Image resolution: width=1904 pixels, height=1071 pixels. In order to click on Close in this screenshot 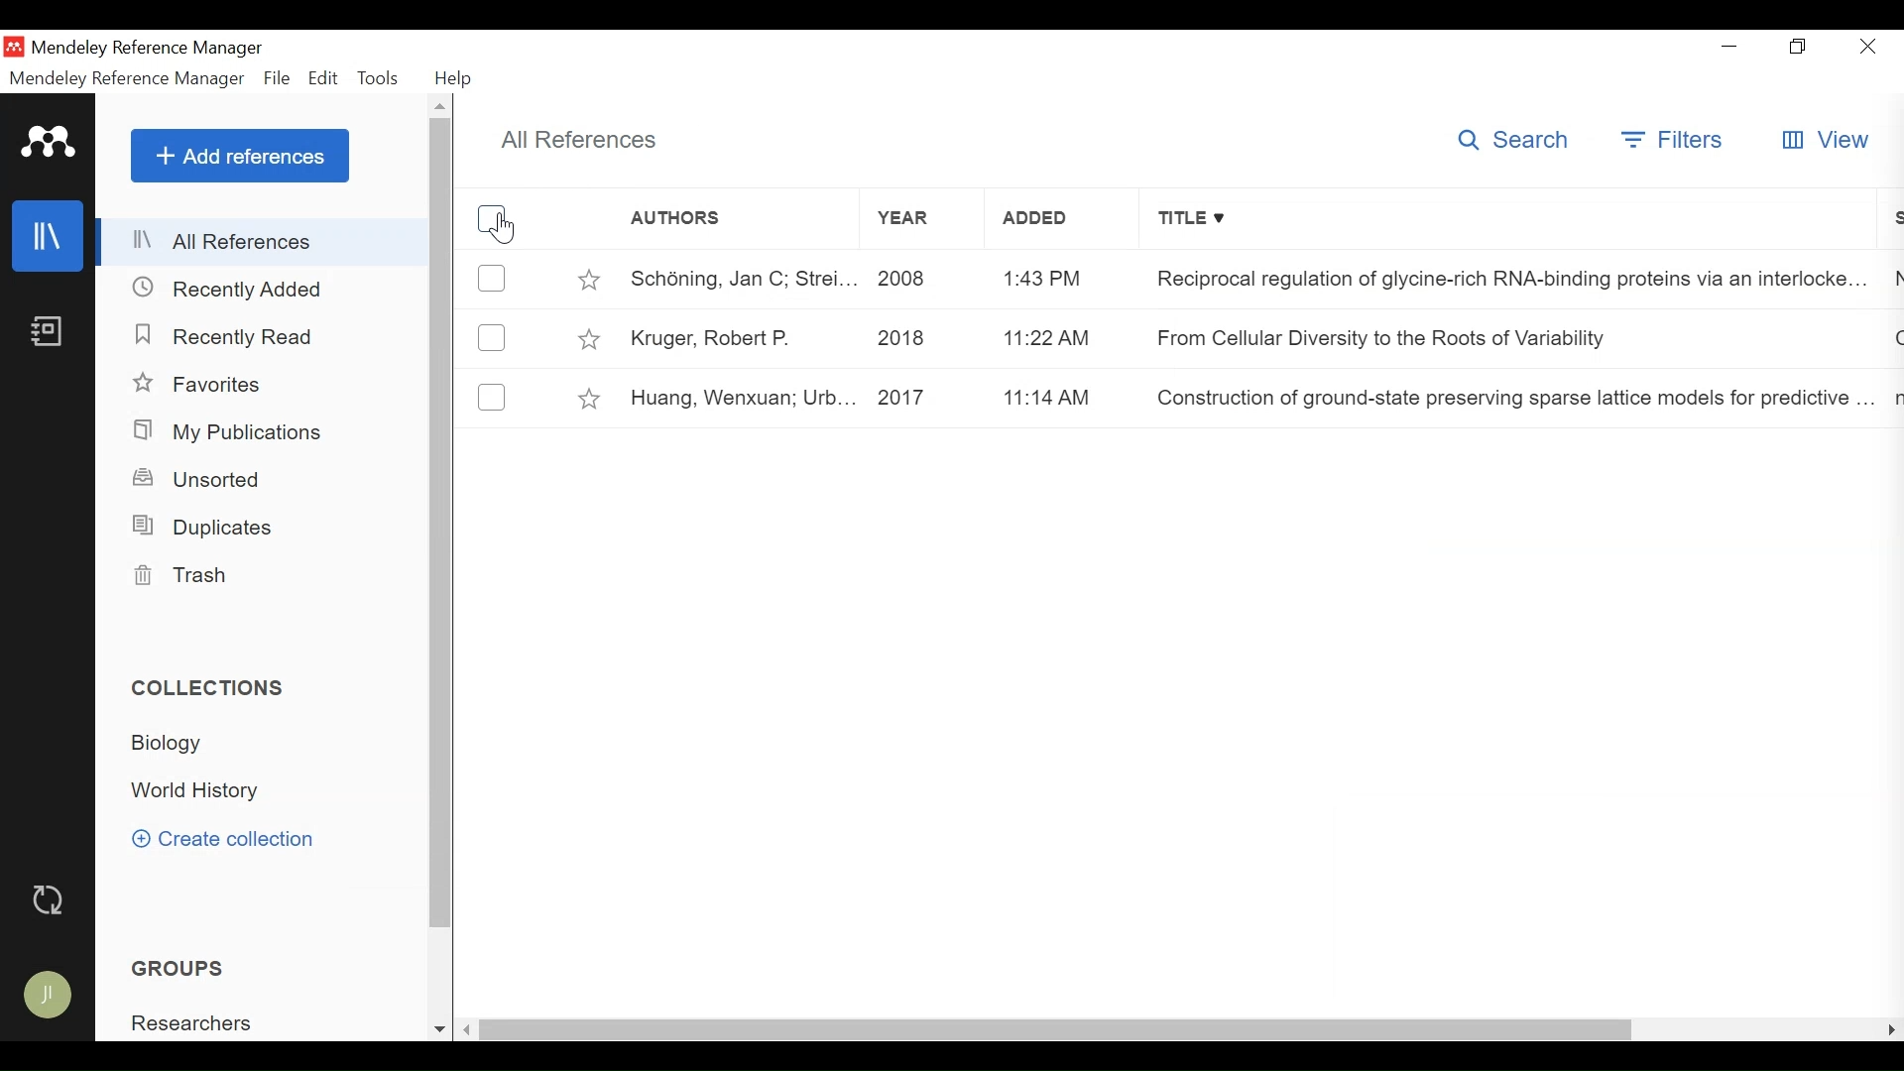, I will do `click(1869, 47)`.